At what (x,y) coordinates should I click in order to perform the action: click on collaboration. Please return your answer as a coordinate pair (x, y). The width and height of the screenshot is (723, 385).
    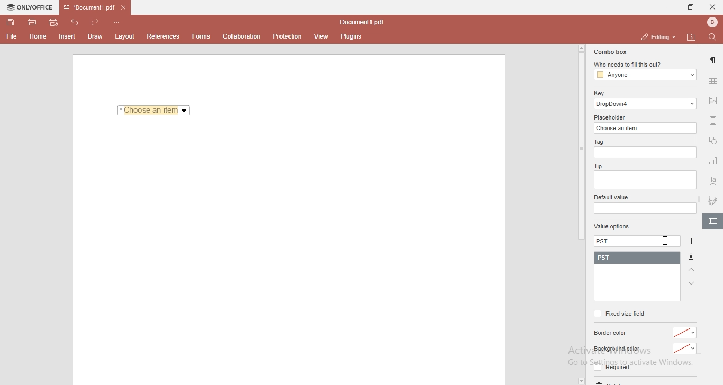
    Looking at the image, I should click on (244, 35).